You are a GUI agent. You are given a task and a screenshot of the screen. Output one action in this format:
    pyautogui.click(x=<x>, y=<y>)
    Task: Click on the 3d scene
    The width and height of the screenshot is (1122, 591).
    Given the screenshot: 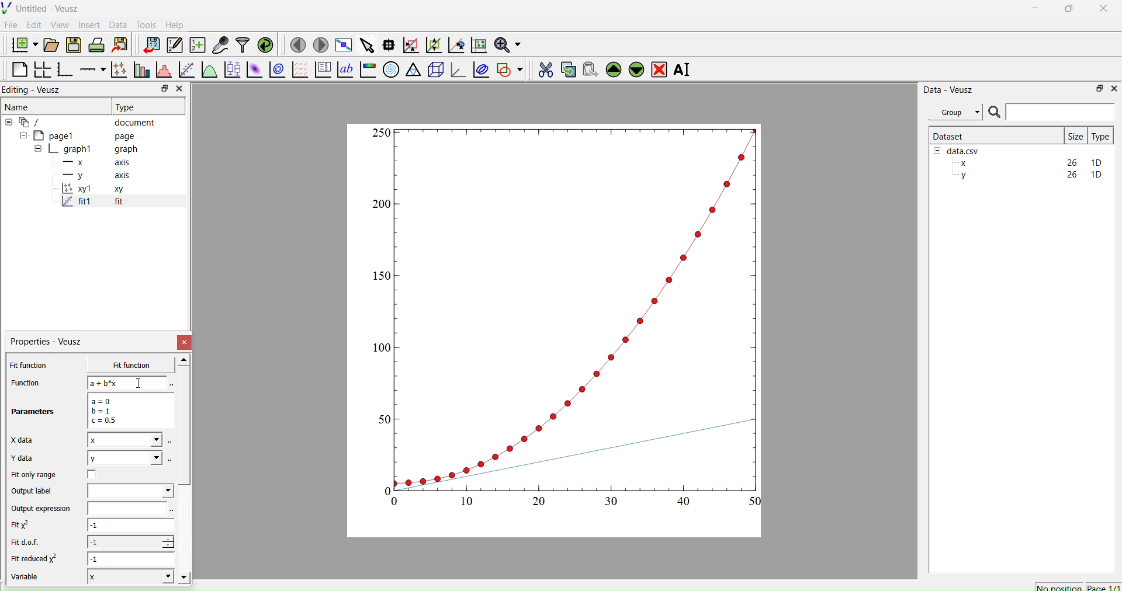 What is the action you would take?
    pyautogui.click(x=434, y=68)
    